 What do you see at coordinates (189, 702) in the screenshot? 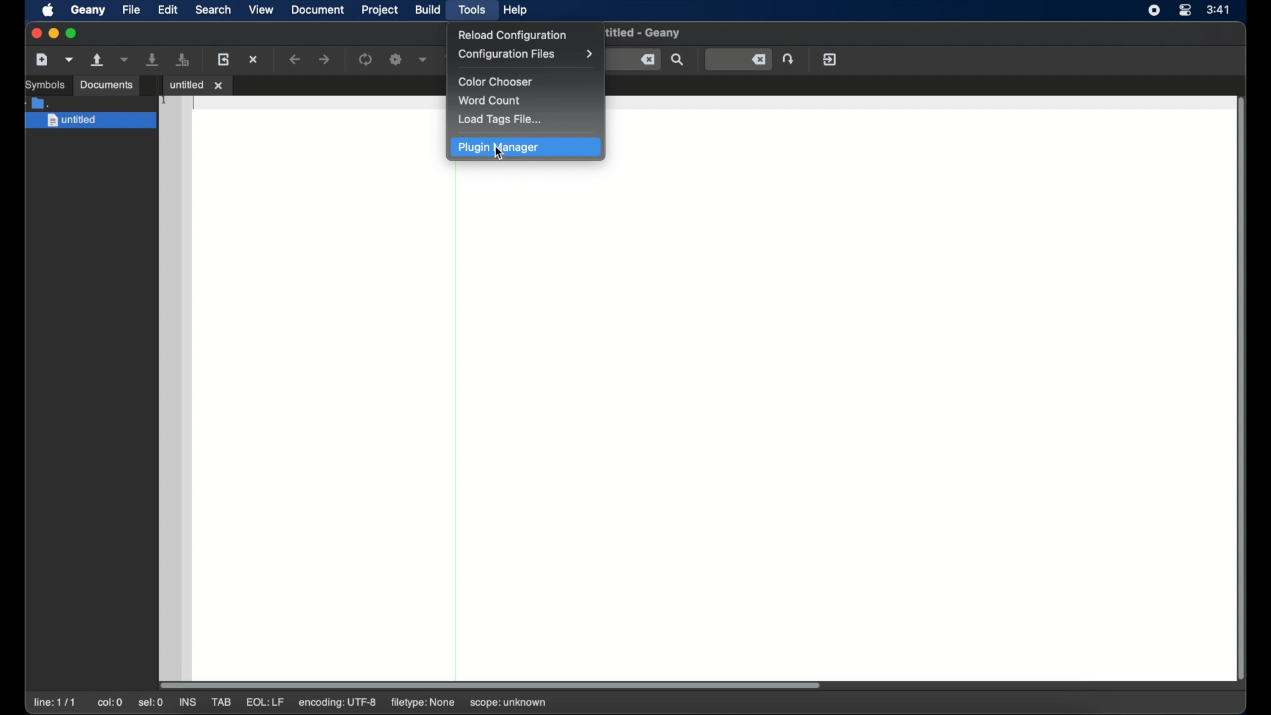
I see `ins` at bounding box center [189, 702].